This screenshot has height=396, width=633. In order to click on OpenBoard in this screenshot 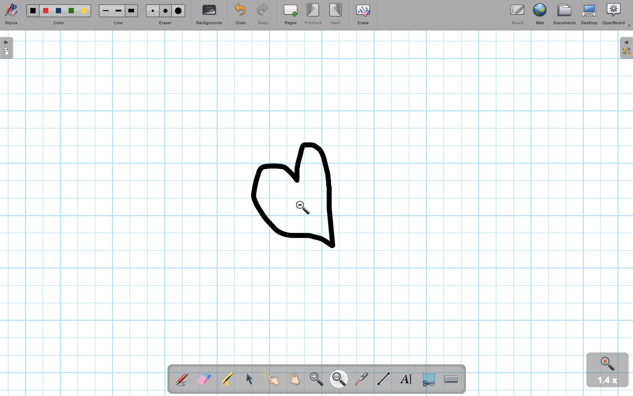, I will do `click(617, 15)`.